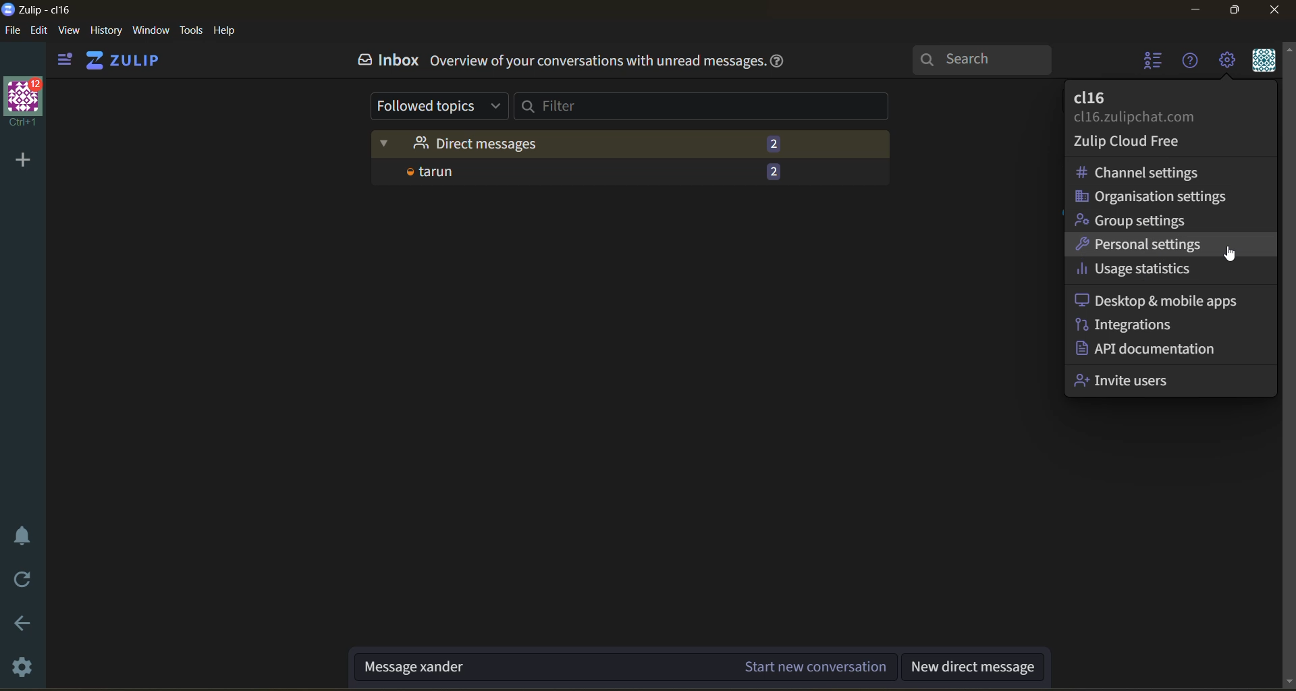 The width and height of the screenshot is (1296, 691). Describe the element at coordinates (26, 103) in the screenshot. I see `organisation name and profile picture` at that location.